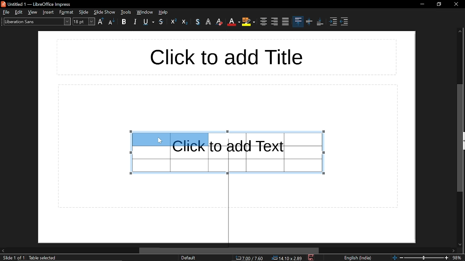 This screenshot has height=261, width=465. I want to click on cursor co-ordinate, so click(249, 258).